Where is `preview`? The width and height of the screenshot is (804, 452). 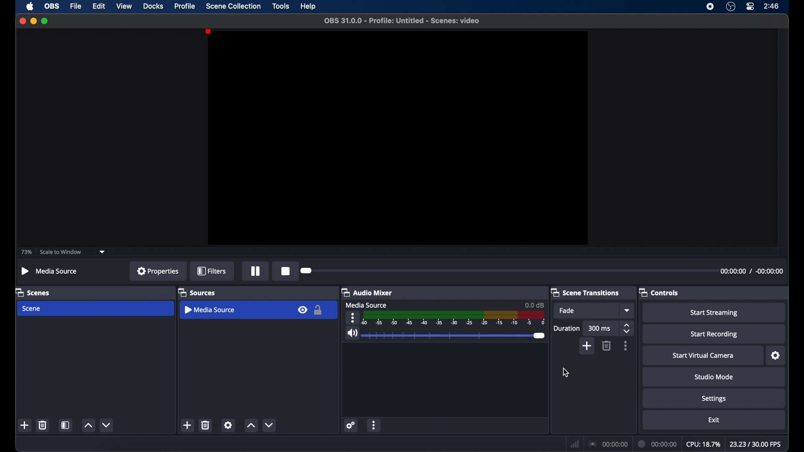
preview is located at coordinates (397, 138).